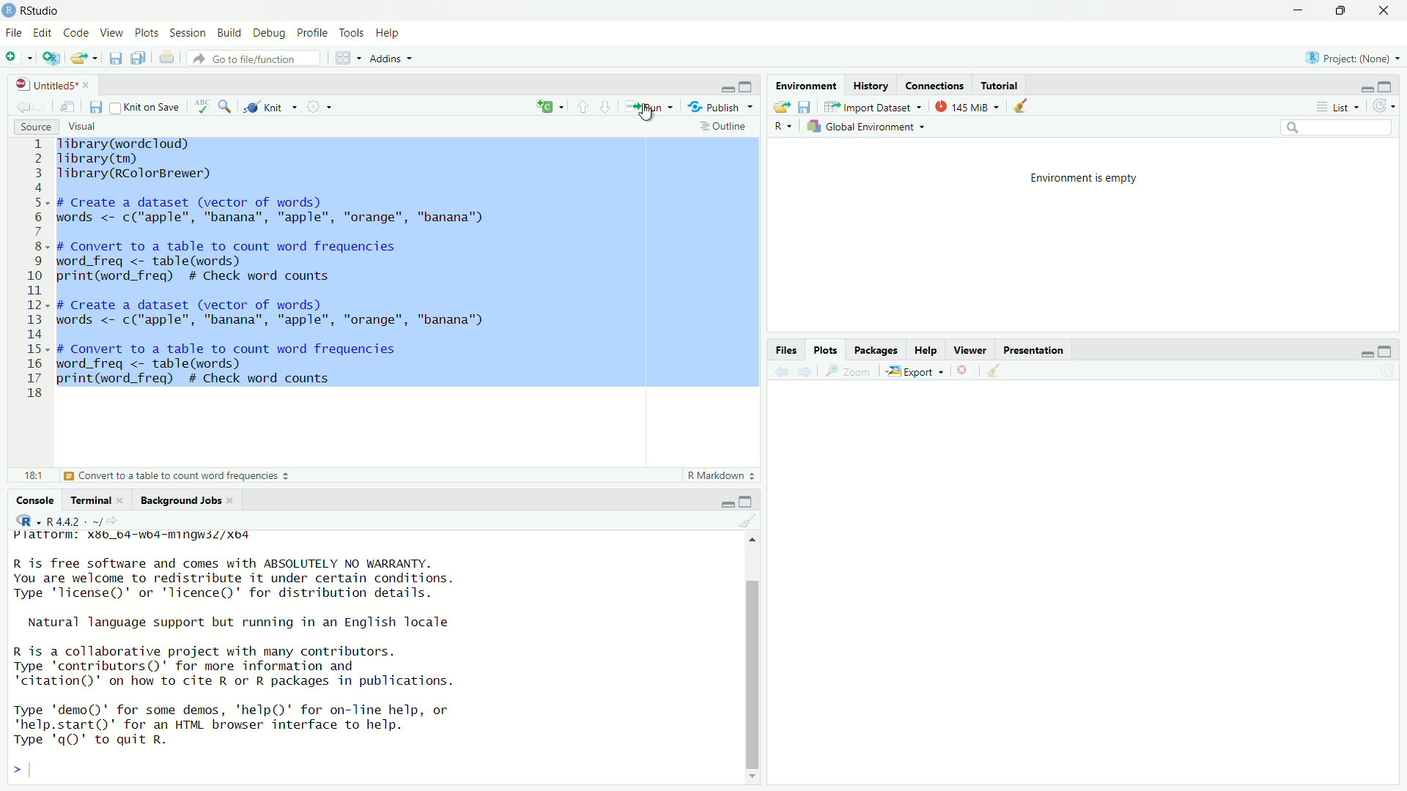 This screenshot has height=791, width=1407. I want to click on Back, so click(778, 371).